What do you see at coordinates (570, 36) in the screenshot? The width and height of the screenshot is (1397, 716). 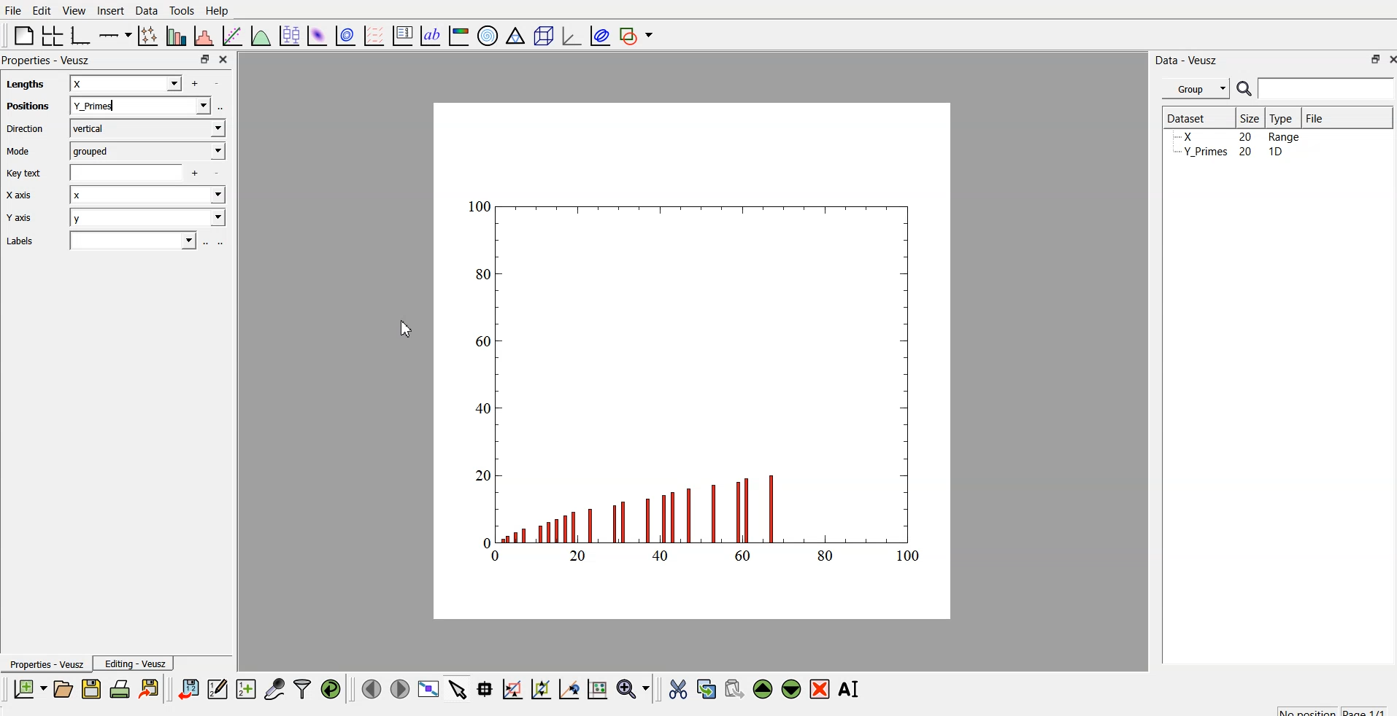 I see `3D graph` at bounding box center [570, 36].